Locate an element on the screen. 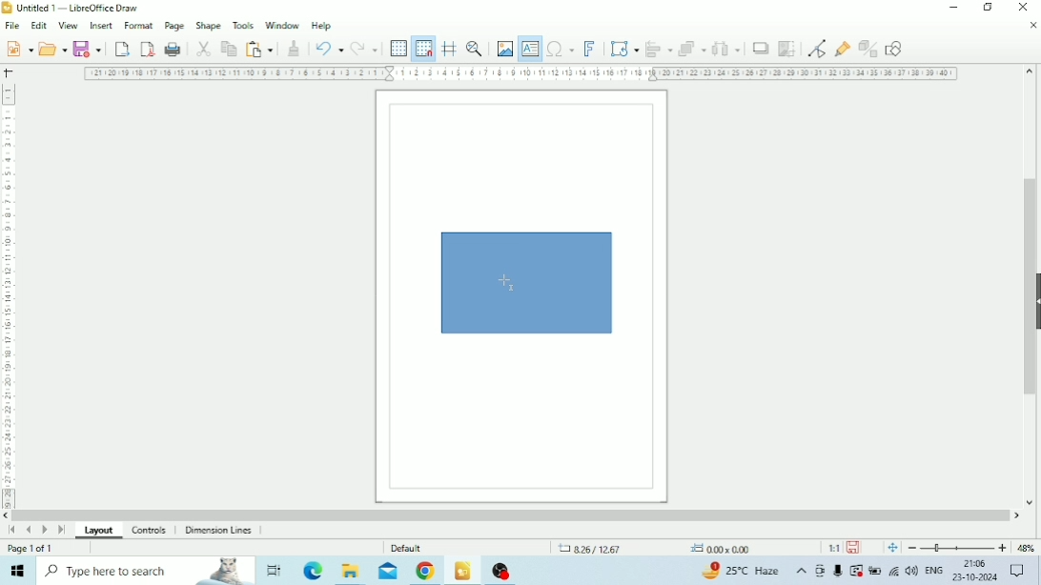  Task View is located at coordinates (273, 571).